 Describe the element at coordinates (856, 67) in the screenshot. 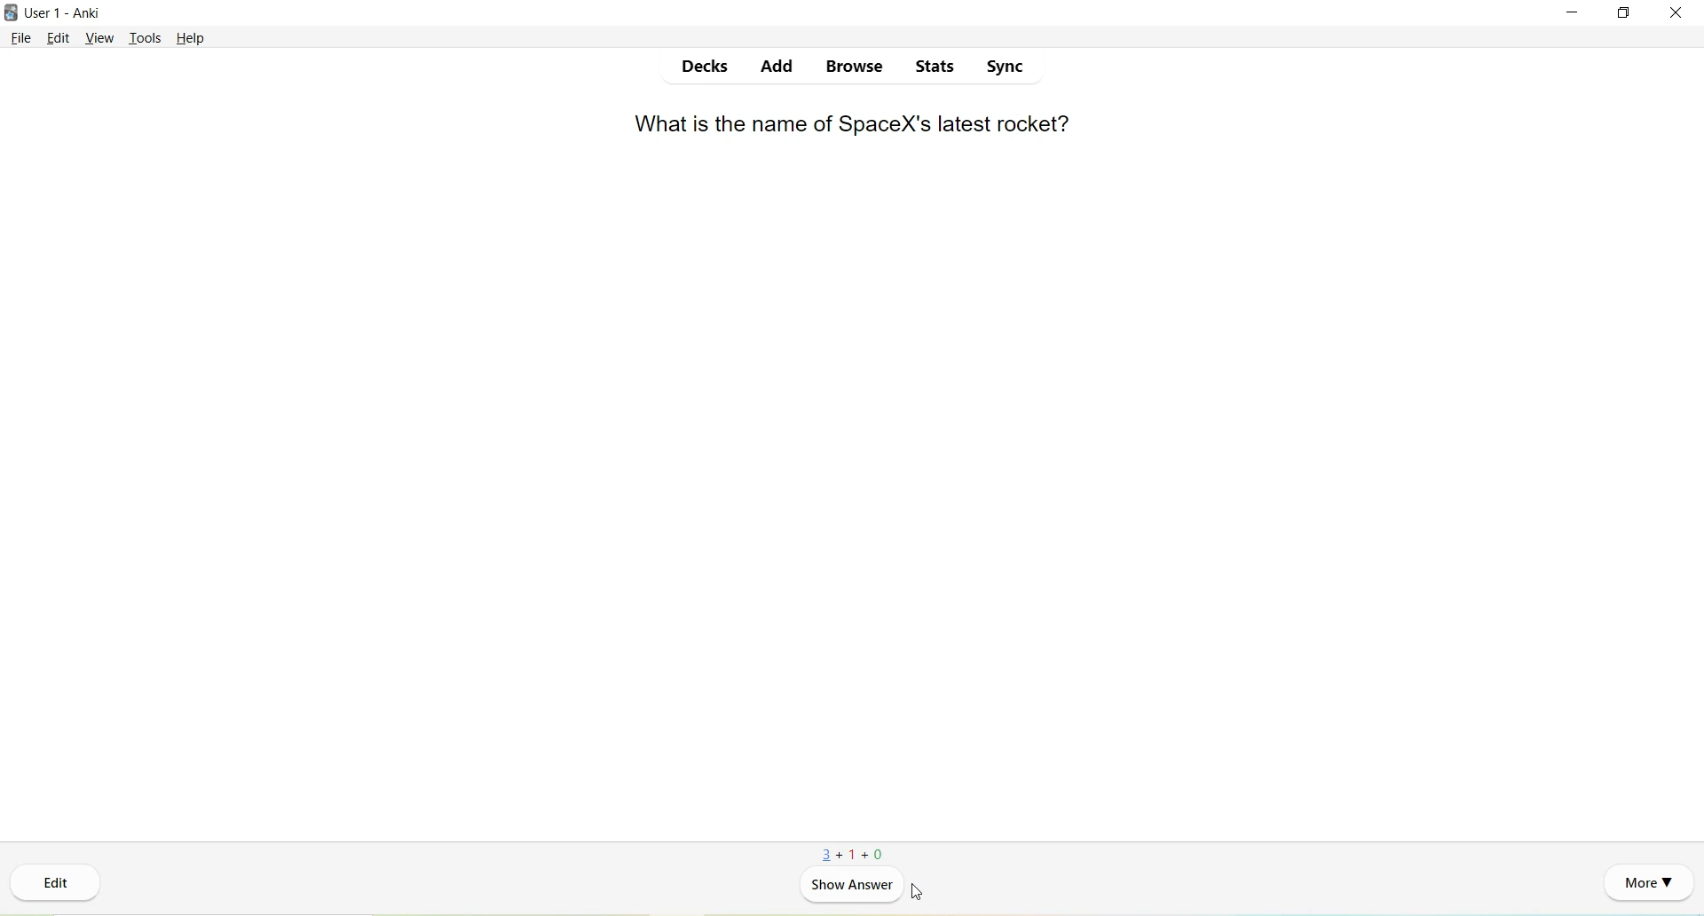

I see `Browse` at that location.